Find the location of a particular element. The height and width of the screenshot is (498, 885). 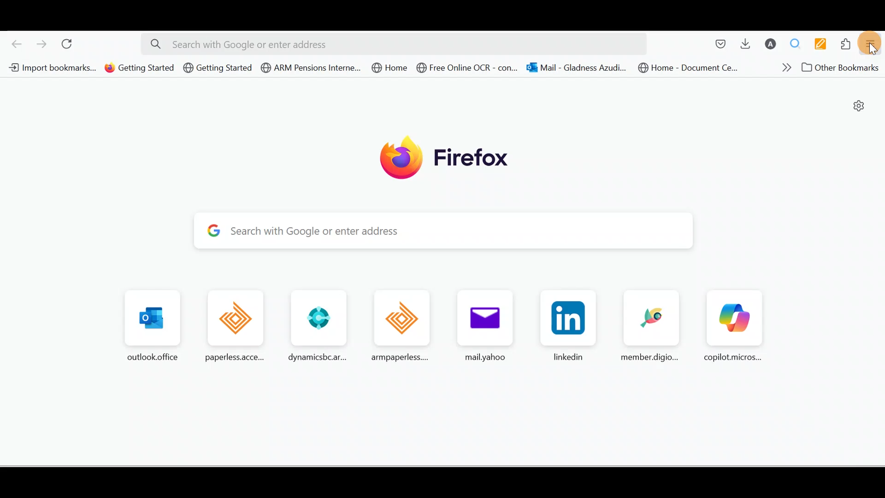

Cursor is located at coordinates (875, 47).